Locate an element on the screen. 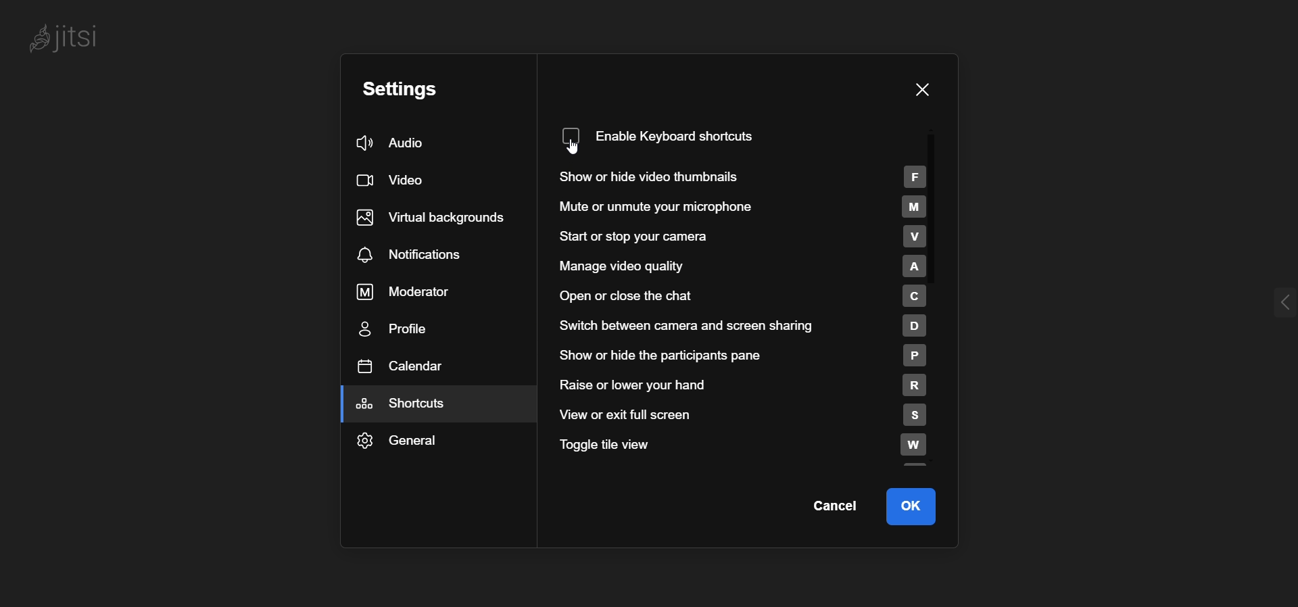 The image size is (1298, 607). disabled keyboard shortcut is located at coordinates (679, 135).